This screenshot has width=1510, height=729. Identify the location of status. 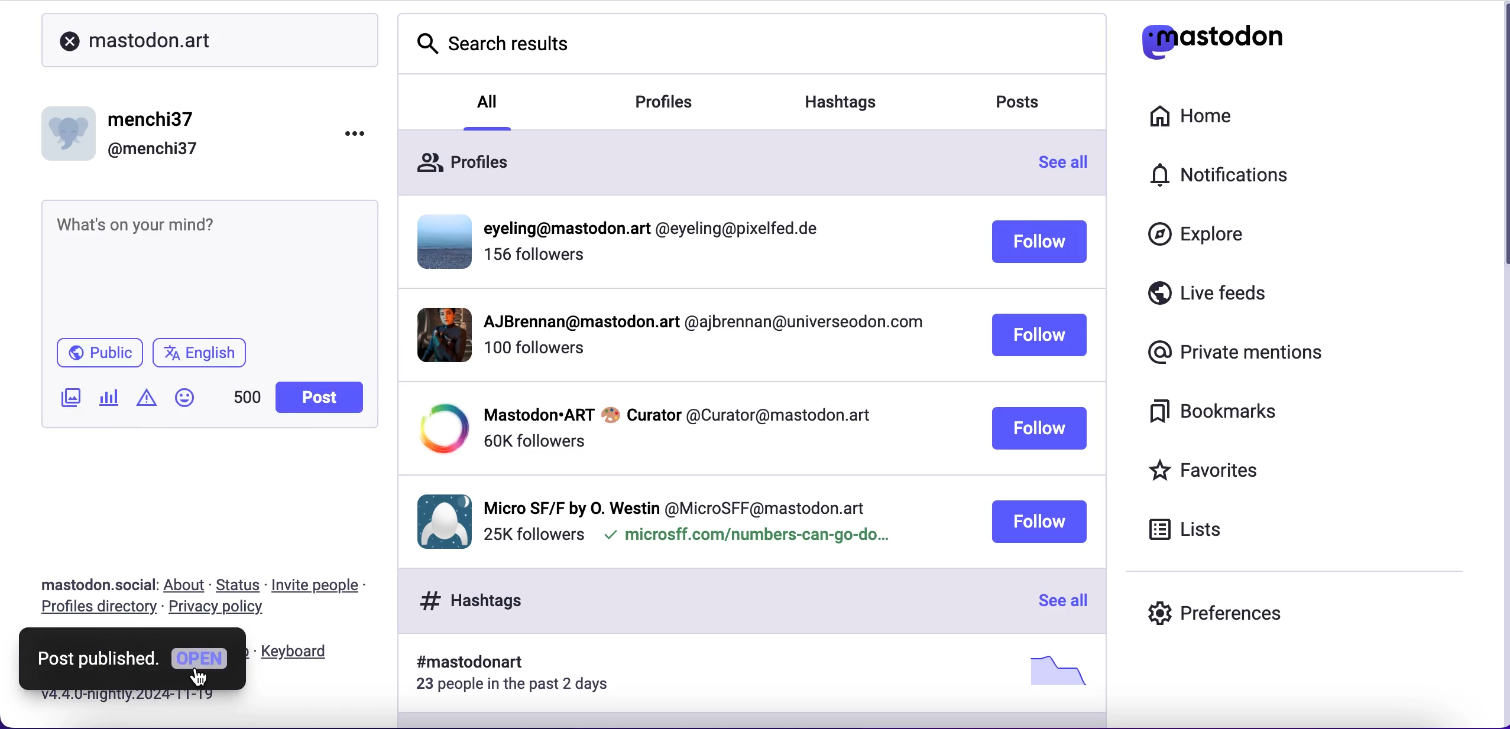
(239, 585).